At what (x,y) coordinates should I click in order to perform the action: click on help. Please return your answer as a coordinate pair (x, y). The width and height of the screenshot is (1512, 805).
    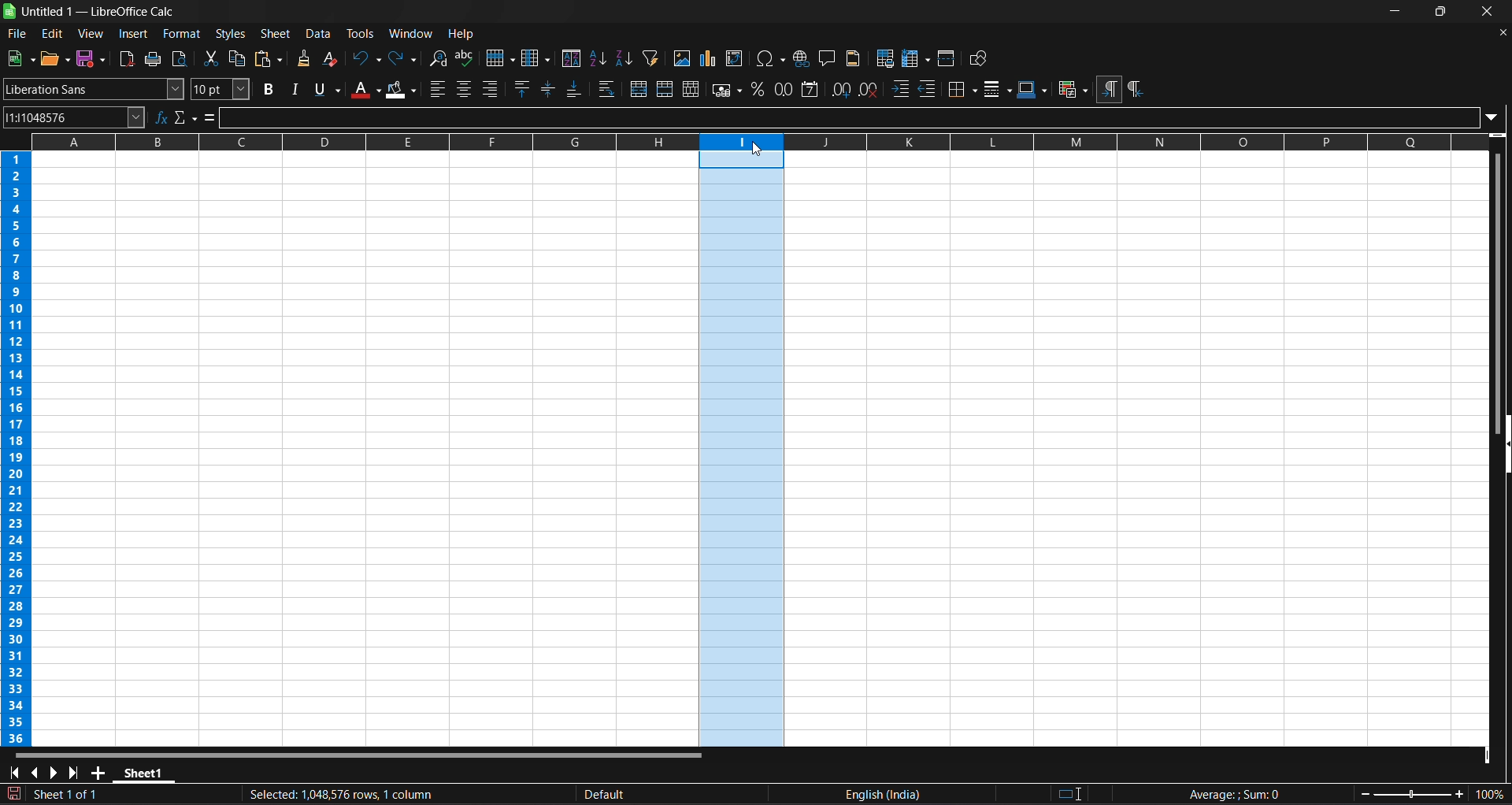
    Looking at the image, I should click on (463, 35).